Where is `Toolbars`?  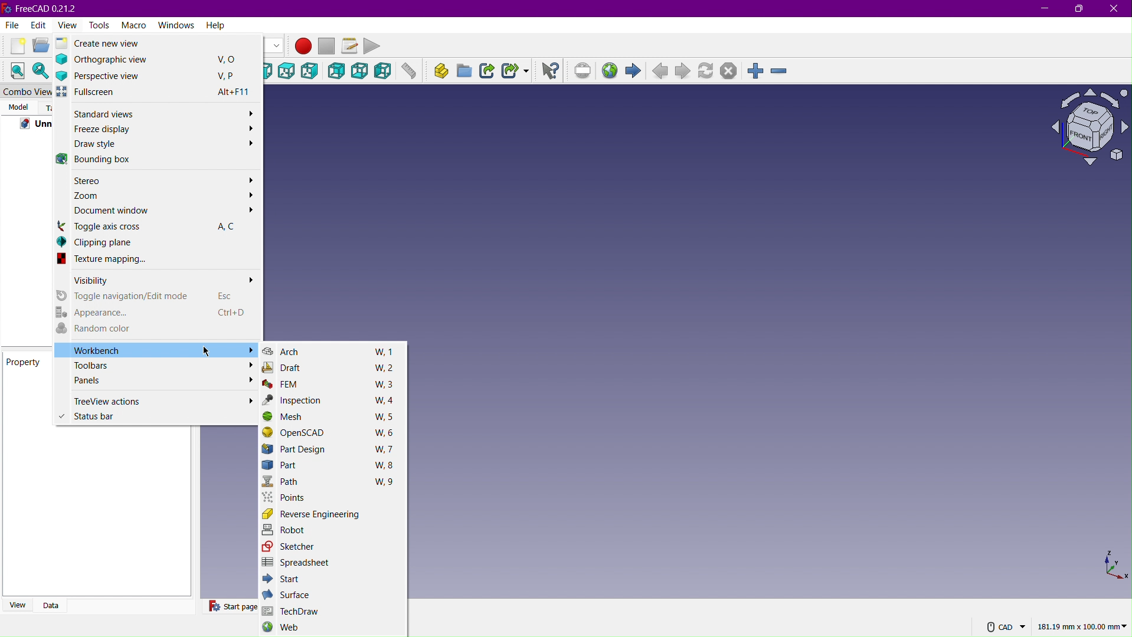
Toolbars is located at coordinates (156, 366).